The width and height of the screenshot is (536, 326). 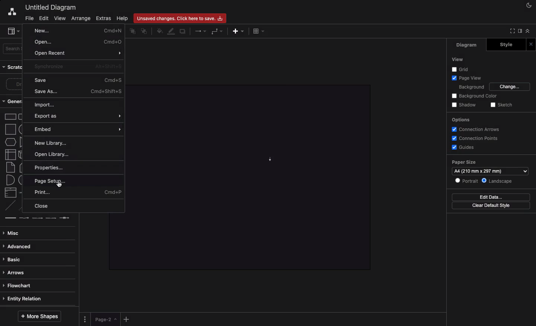 What do you see at coordinates (528, 31) in the screenshot?
I see `Collapse` at bounding box center [528, 31].